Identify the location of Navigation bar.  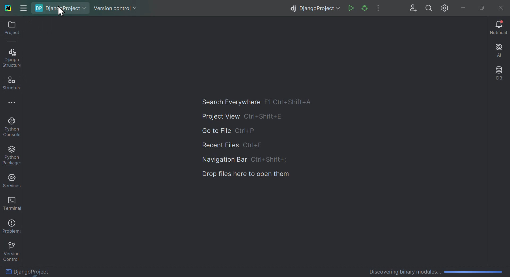
(222, 160).